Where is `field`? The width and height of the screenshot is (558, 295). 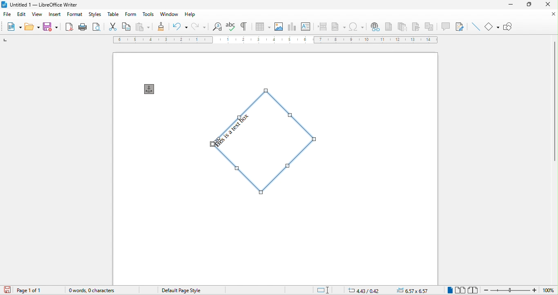 field is located at coordinates (339, 26).